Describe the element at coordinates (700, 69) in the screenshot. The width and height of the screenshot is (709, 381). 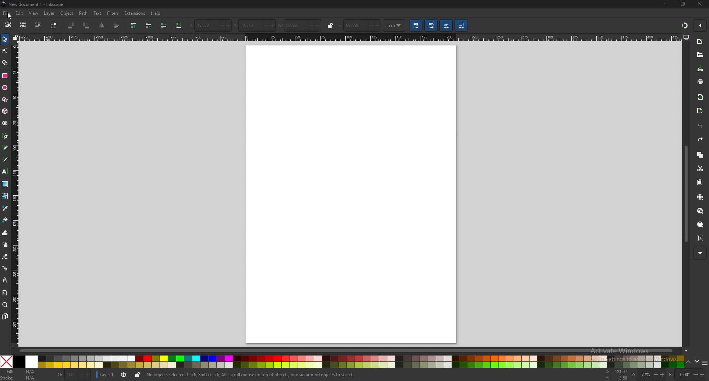
I see `save` at that location.